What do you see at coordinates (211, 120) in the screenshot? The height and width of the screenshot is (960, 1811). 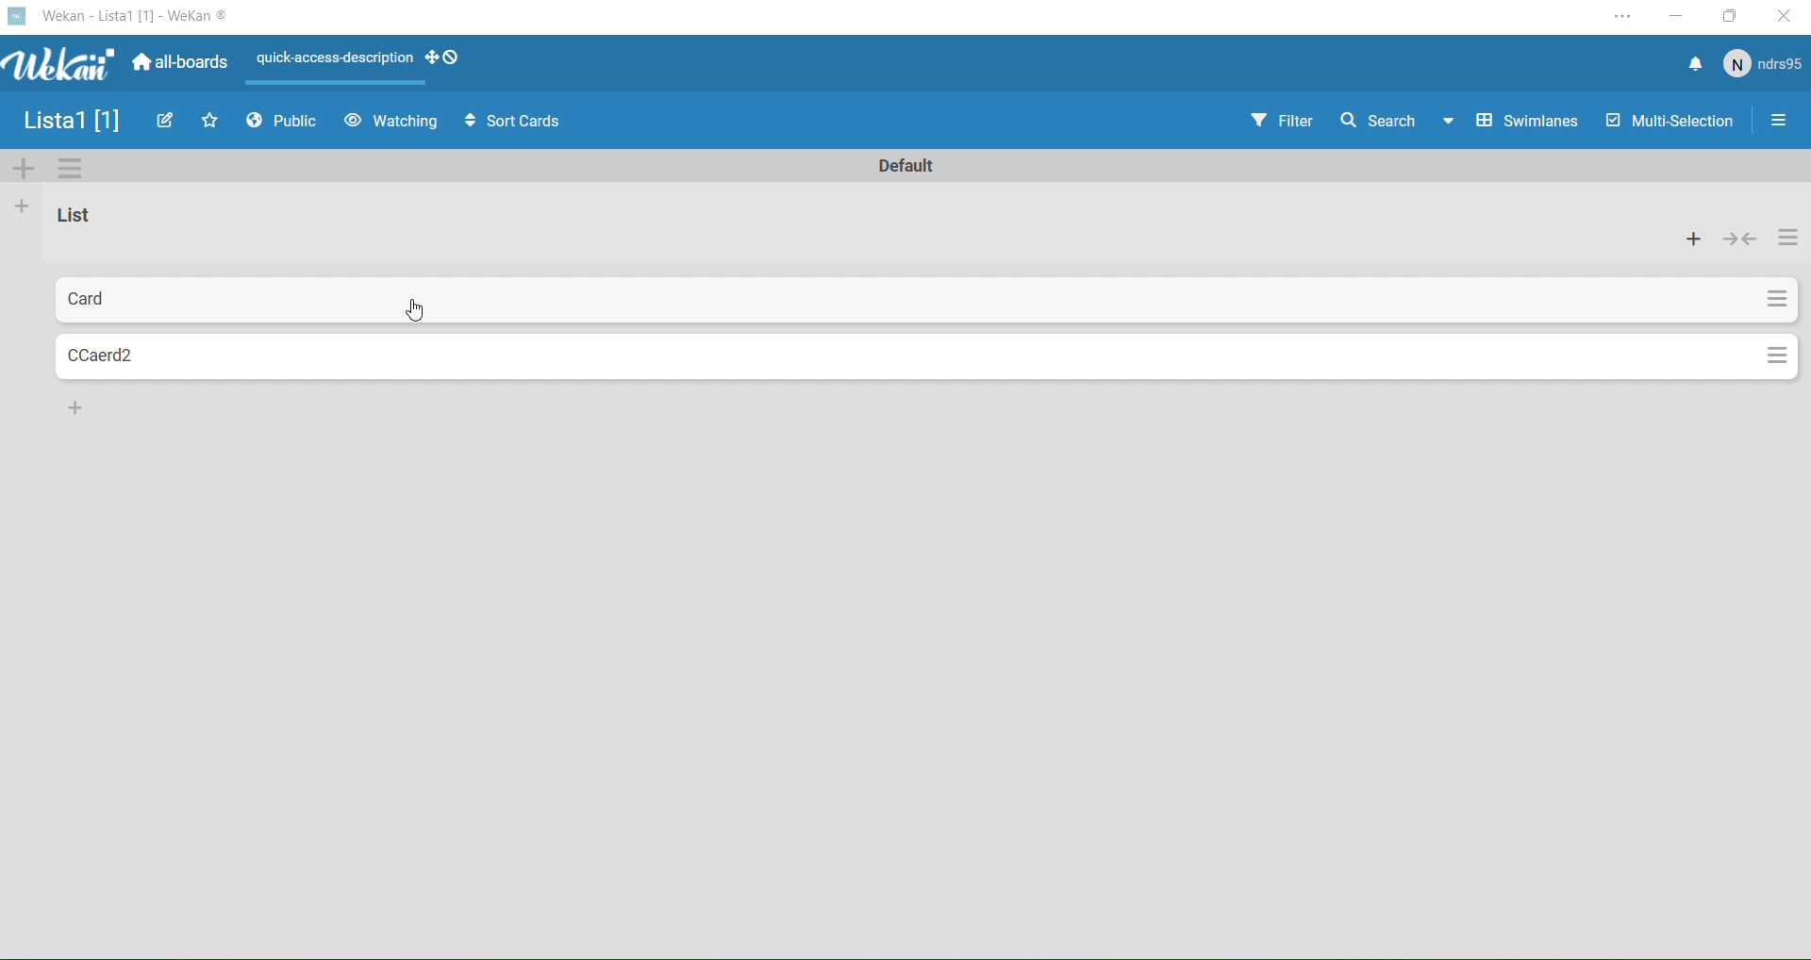 I see `Favourites` at bounding box center [211, 120].